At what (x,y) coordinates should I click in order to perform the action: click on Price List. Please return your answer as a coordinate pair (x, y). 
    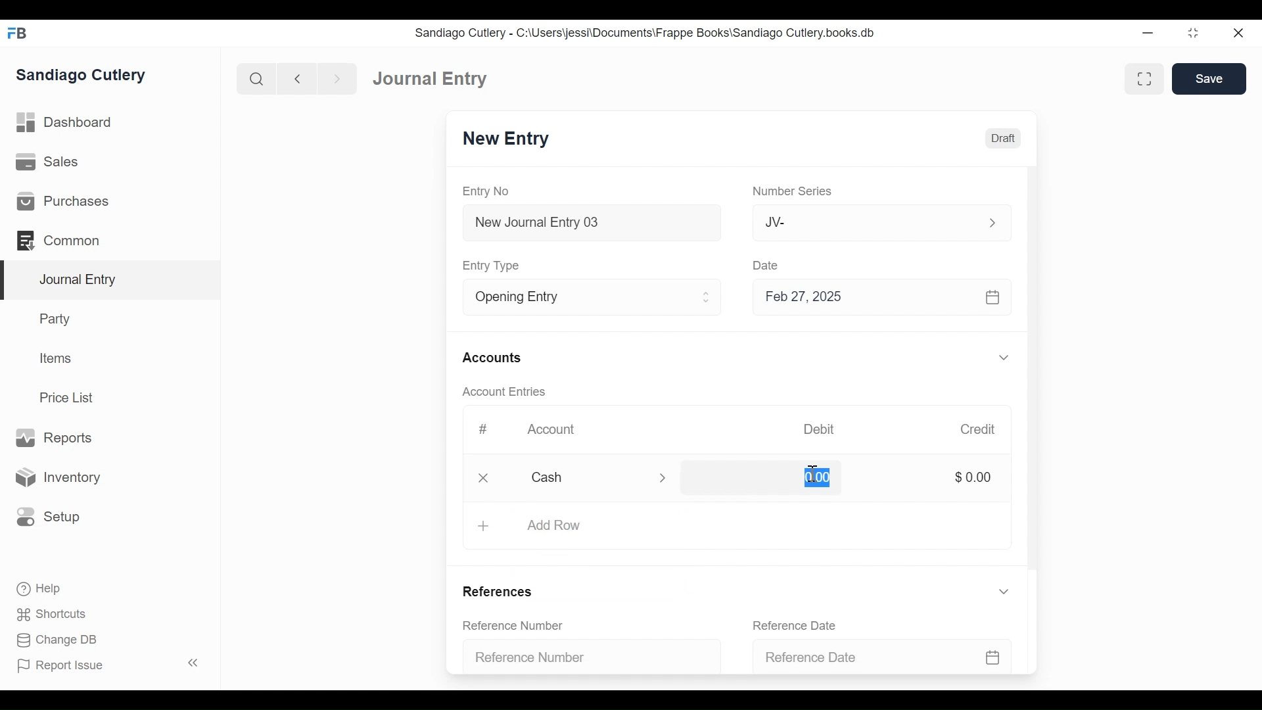
    Looking at the image, I should click on (69, 397).